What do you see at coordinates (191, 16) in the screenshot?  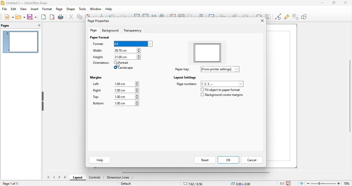 I see `special characters` at bounding box center [191, 16].